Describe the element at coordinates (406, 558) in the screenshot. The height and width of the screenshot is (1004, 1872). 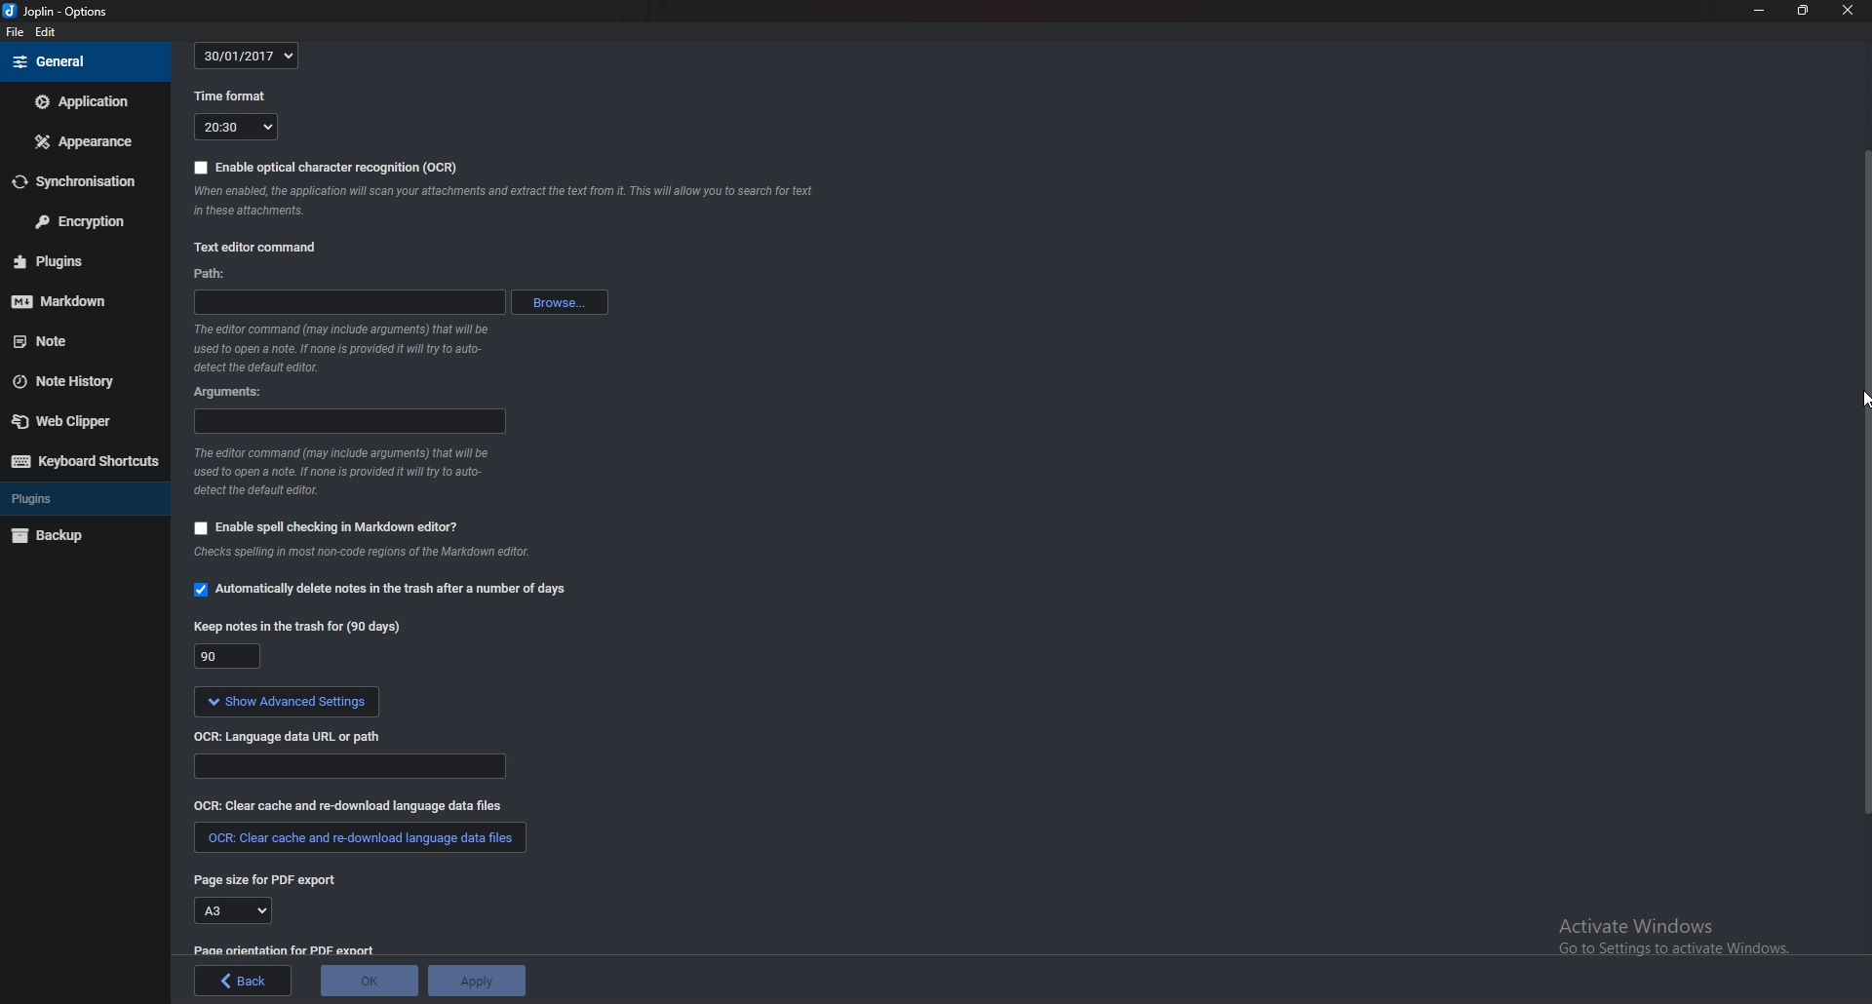
I see `info` at that location.